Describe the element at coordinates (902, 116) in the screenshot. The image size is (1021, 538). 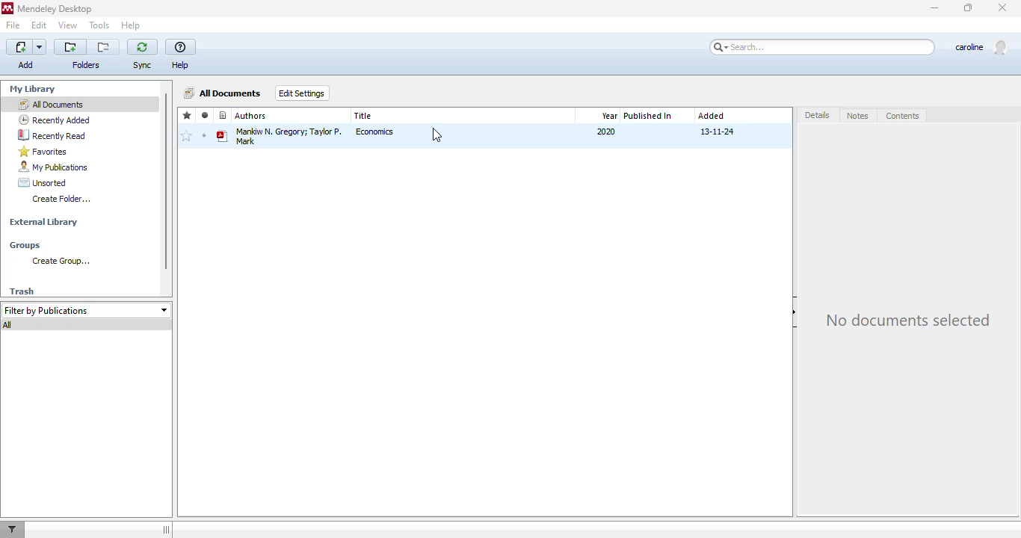
I see `contents` at that location.